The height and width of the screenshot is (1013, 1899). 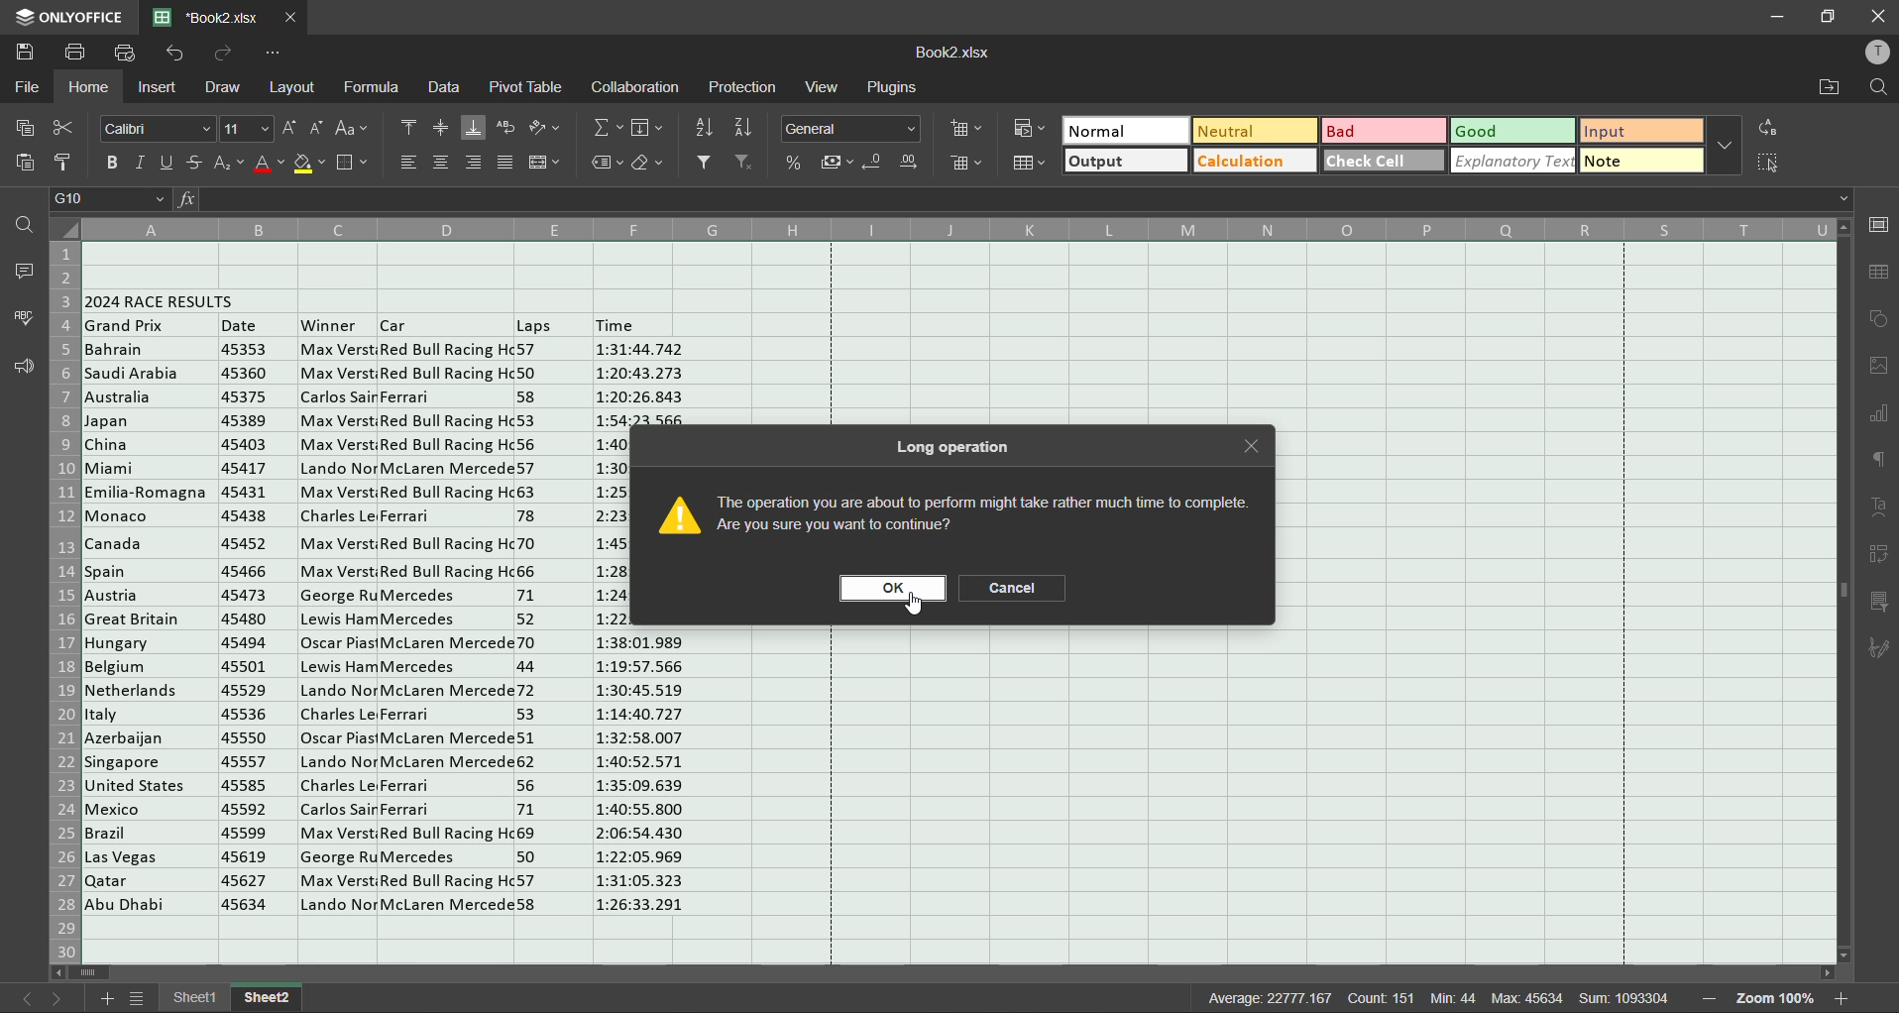 What do you see at coordinates (620, 325) in the screenshot?
I see `time` at bounding box center [620, 325].